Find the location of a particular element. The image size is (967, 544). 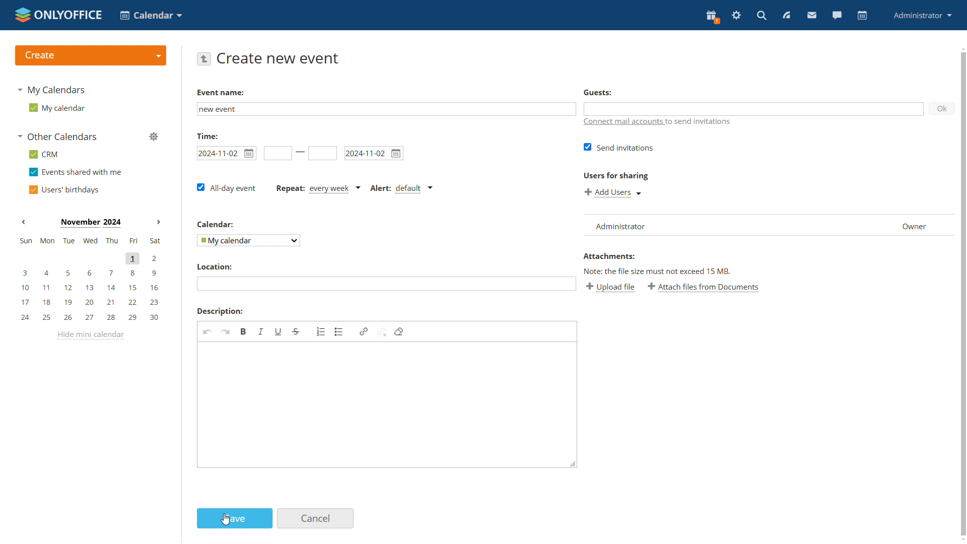

Event name is located at coordinates (220, 92).